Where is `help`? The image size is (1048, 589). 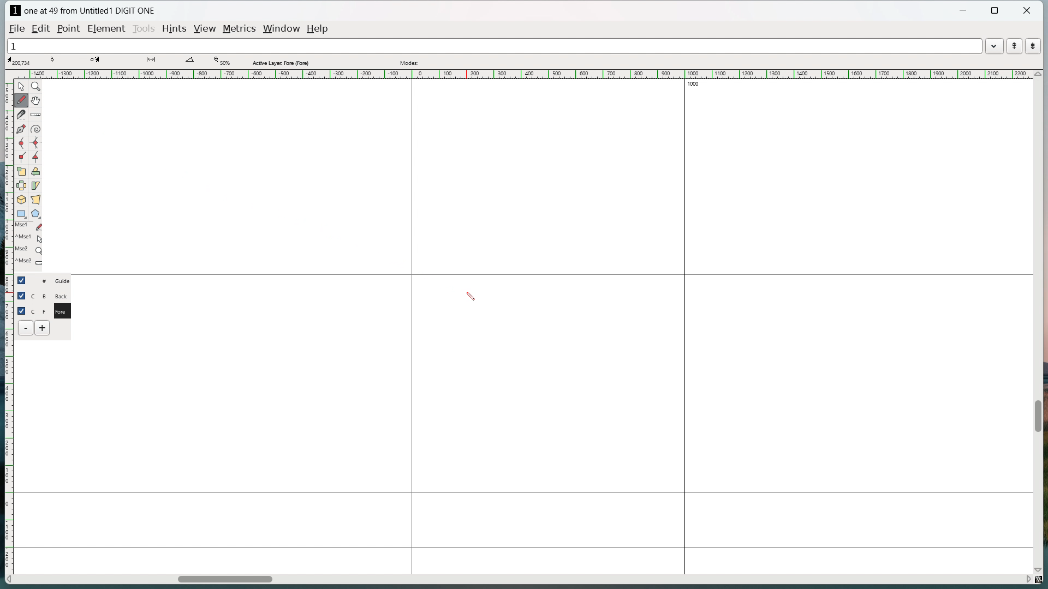
help is located at coordinates (318, 29).